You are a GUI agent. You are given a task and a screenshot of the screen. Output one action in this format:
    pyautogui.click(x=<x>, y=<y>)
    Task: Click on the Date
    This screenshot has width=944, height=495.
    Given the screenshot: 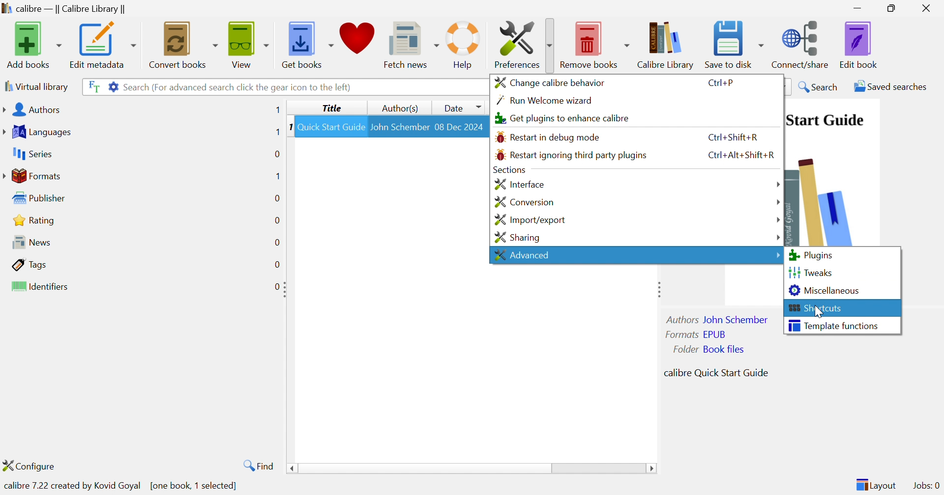 What is the action you would take?
    pyautogui.click(x=460, y=107)
    